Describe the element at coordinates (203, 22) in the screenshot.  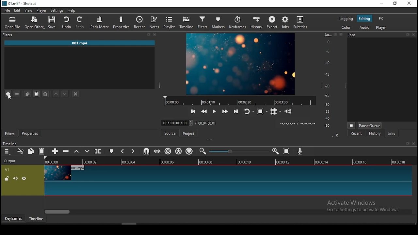
I see `filters` at that location.